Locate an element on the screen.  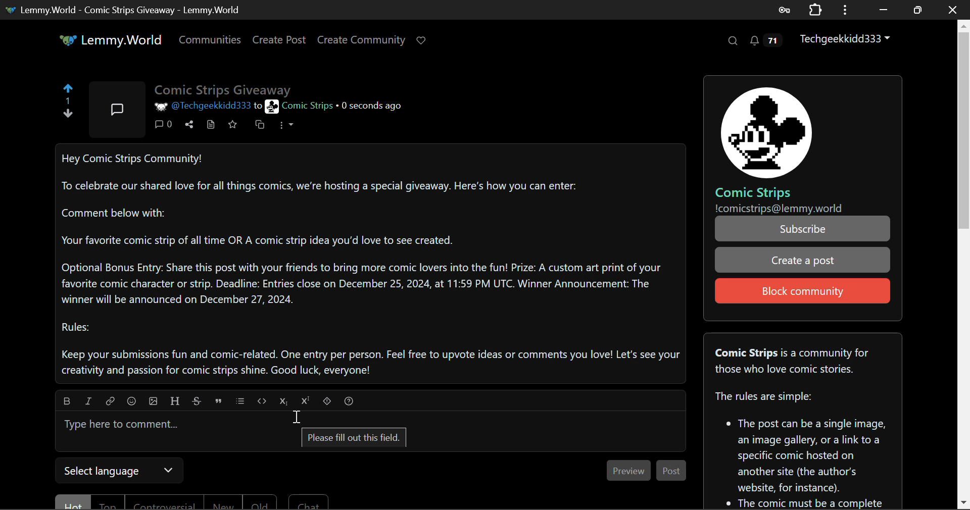
upload image is located at coordinates (154, 398).